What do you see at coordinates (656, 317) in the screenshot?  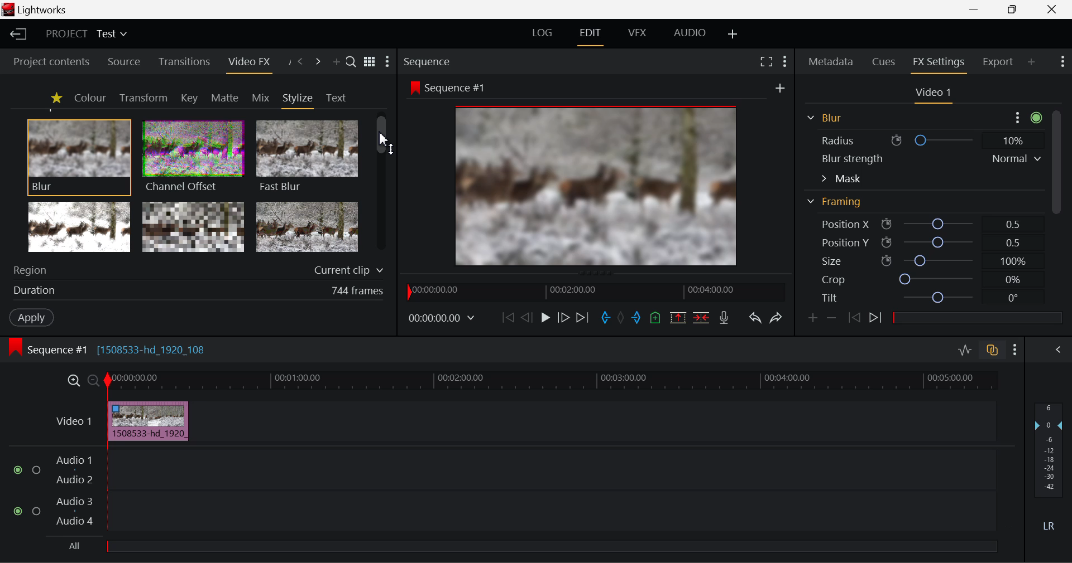 I see `Mark Cue` at bounding box center [656, 317].